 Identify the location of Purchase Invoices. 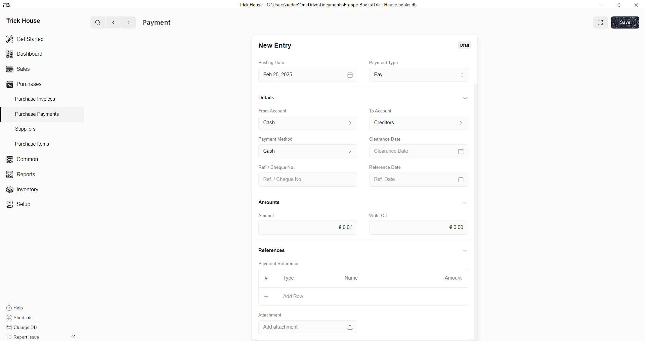
(36, 98).